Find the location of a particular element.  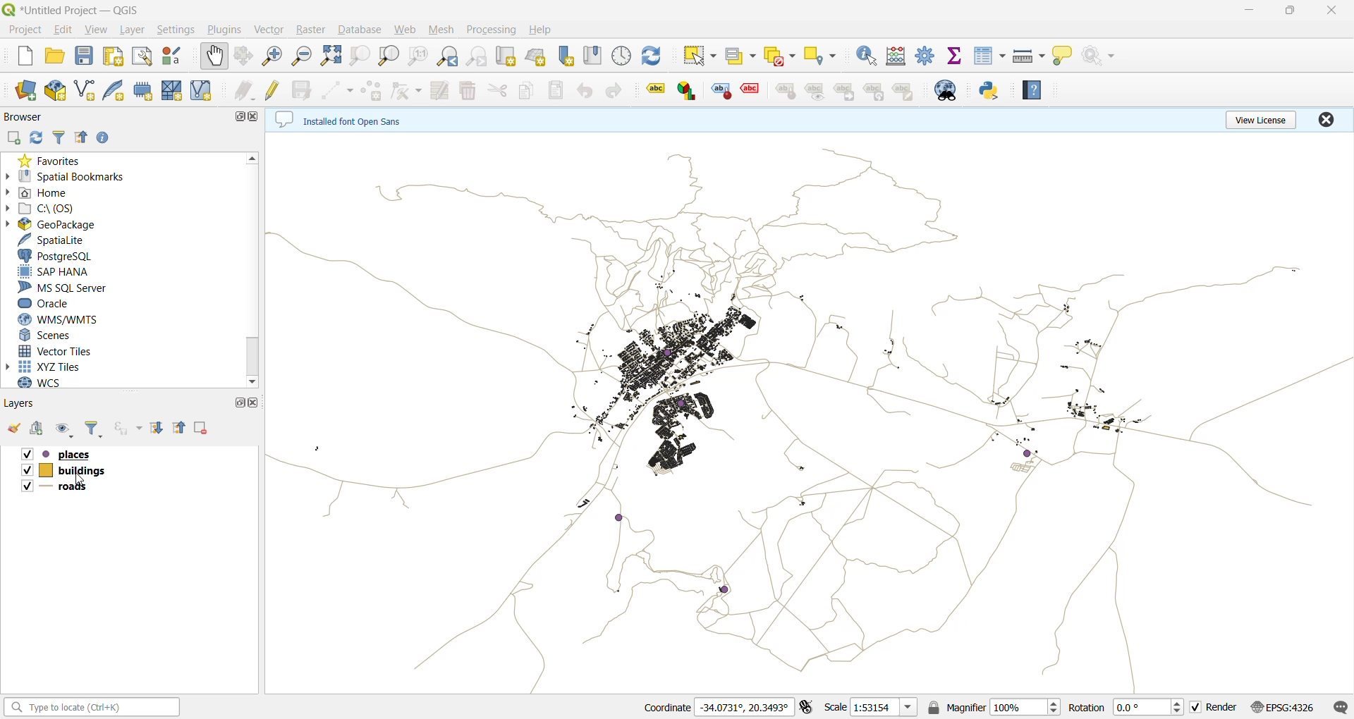

vector tiles is located at coordinates (56, 350).